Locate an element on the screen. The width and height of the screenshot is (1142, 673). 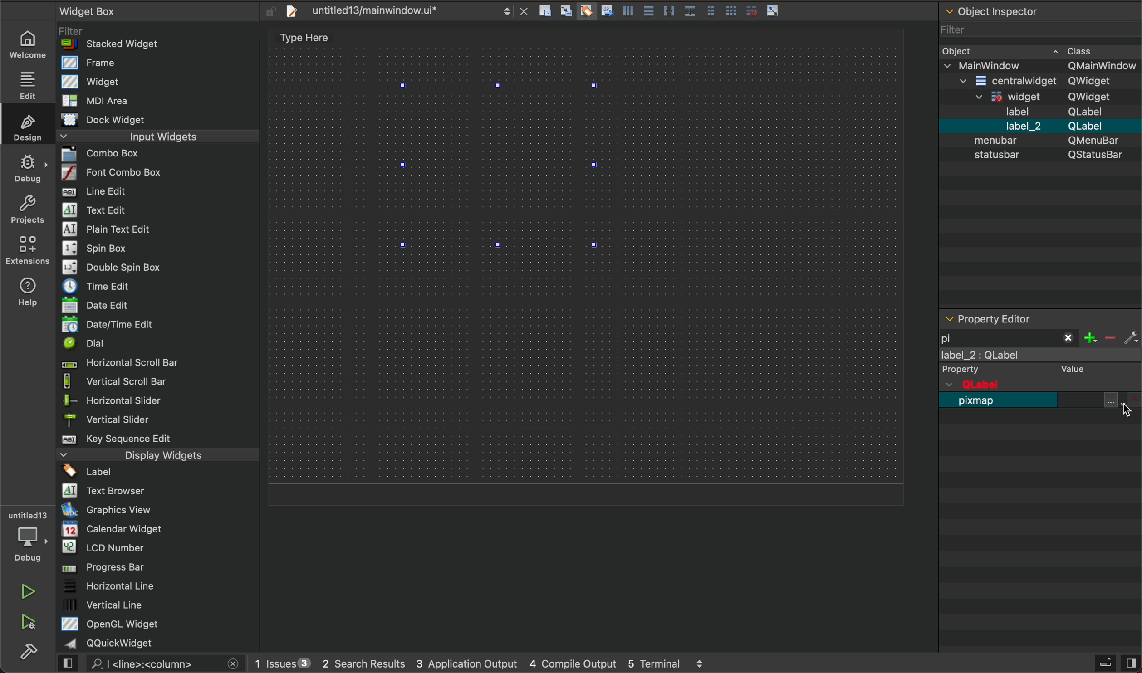
qobject is located at coordinates (1029, 385).